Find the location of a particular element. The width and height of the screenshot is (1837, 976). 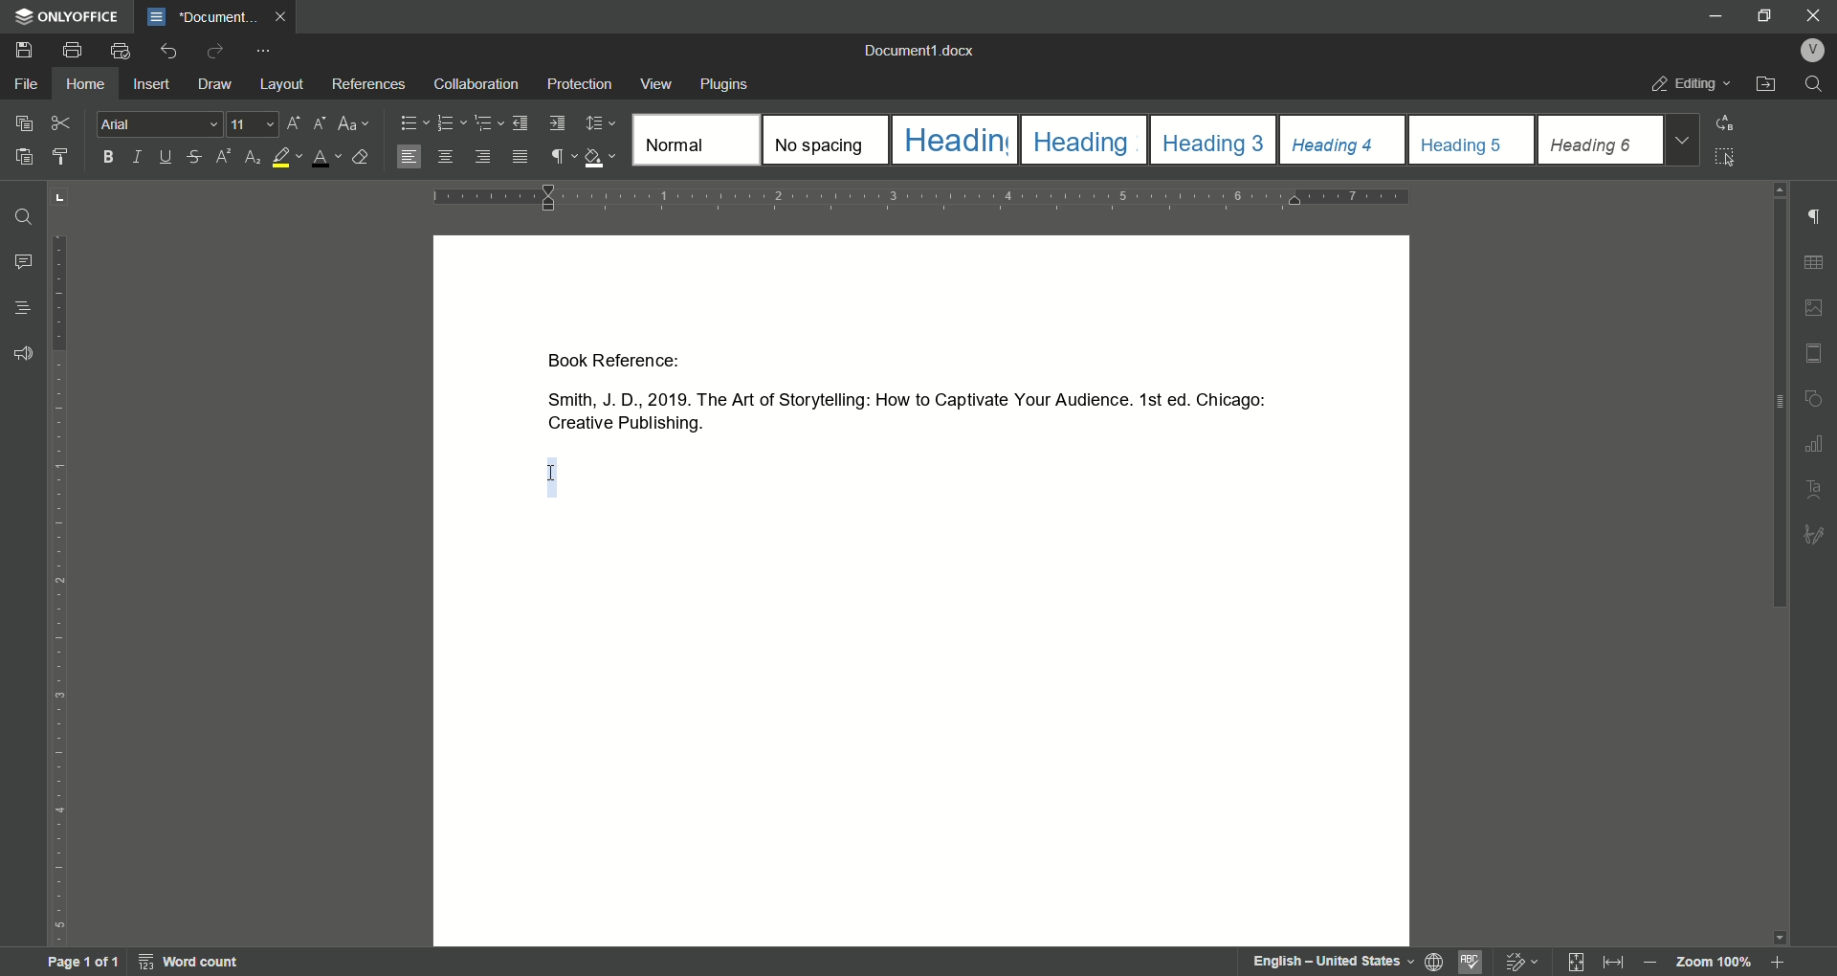

headings is located at coordinates (1083, 139).